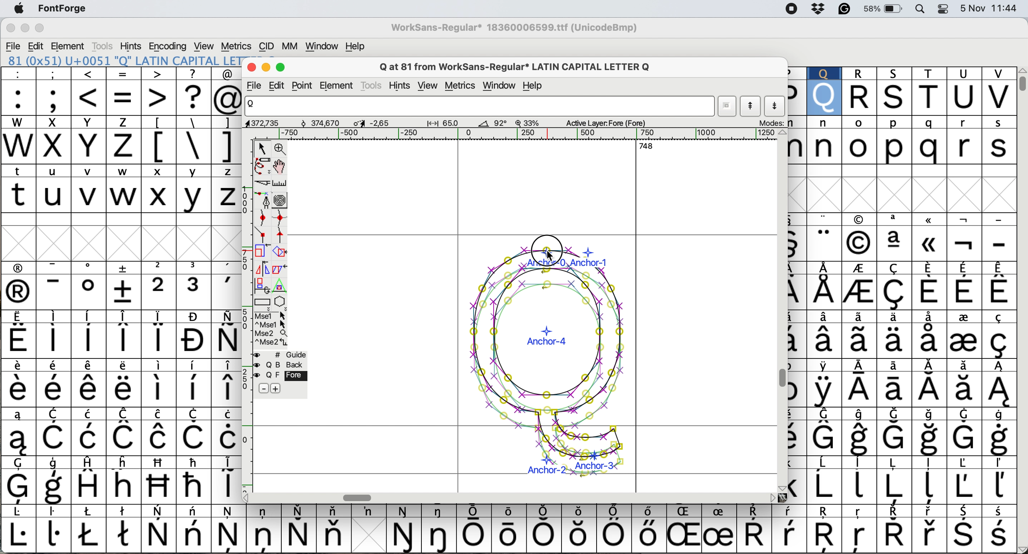  What do you see at coordinates (371, 86) in the screenshot?
I see `tools` at bounding box center [371, 86].